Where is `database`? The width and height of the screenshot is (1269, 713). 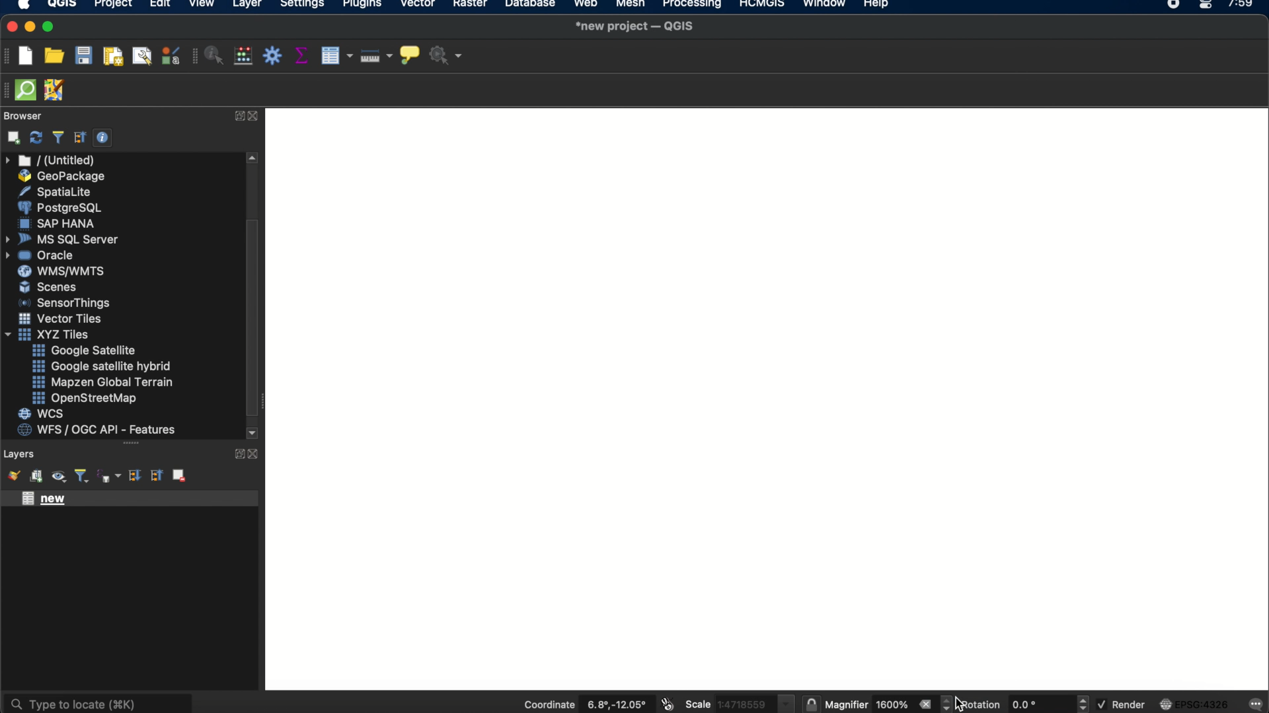
database is located at coordinates (529, 5).